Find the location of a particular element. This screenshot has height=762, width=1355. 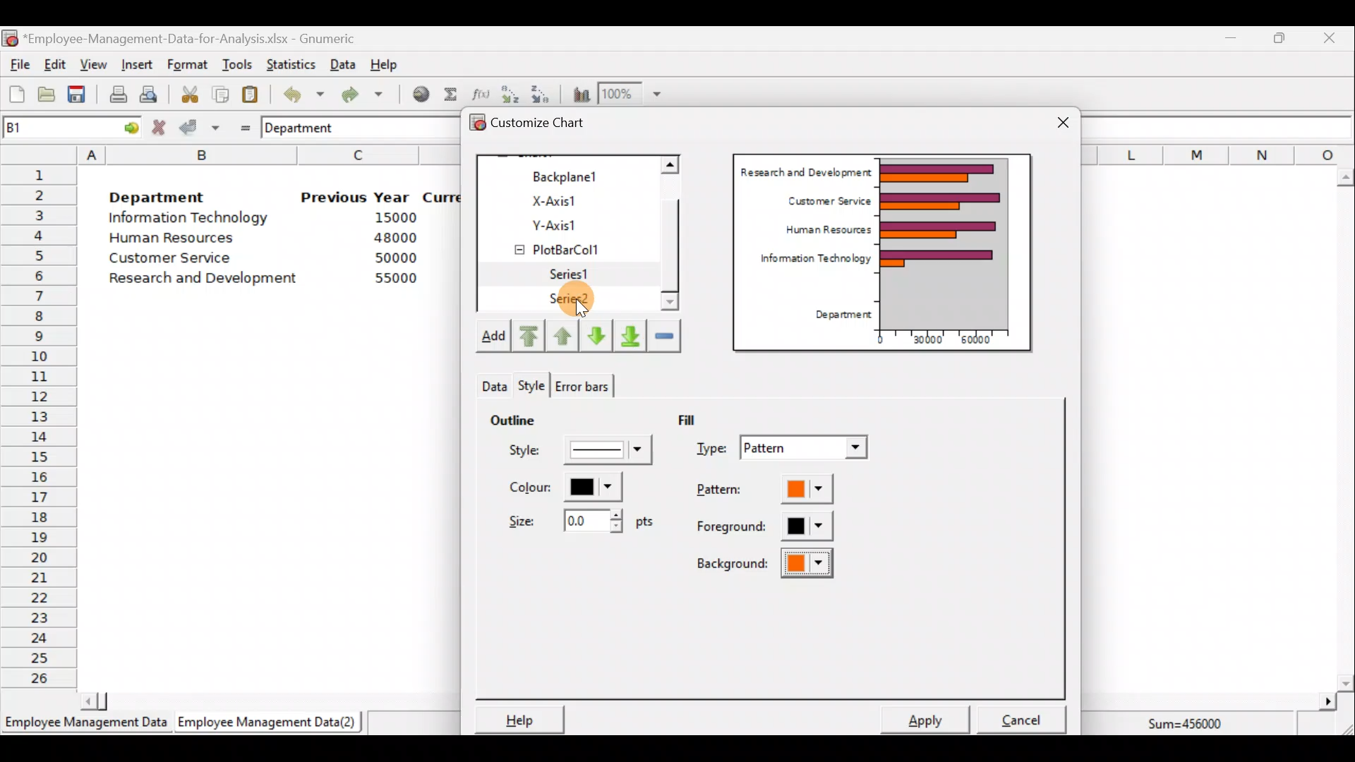

Move up is located at coordinates (562, 334).